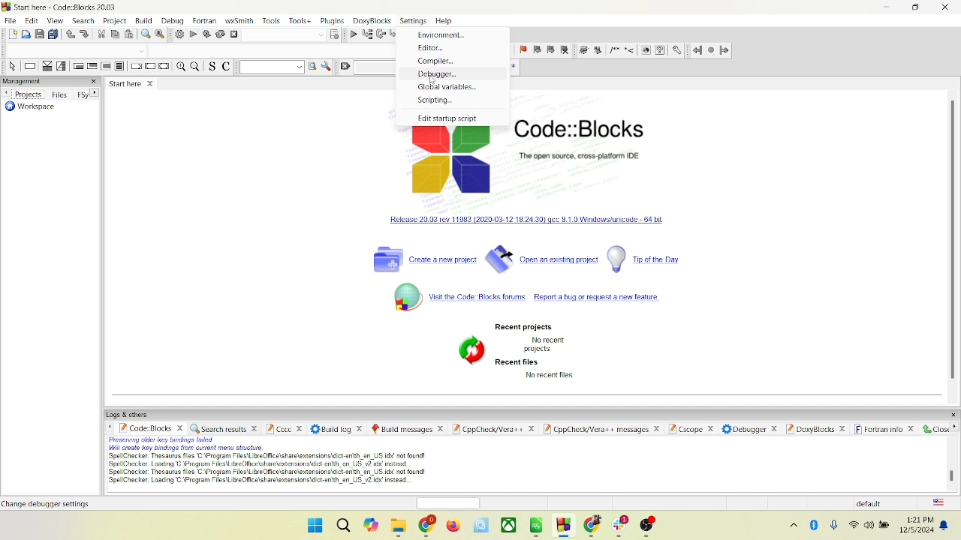 The width and height of the screenshot is (961, 540). What do you see at coordinates (537, 50) in the screenshot?
I see `prev bookmark` at bounding box center [537, 50].